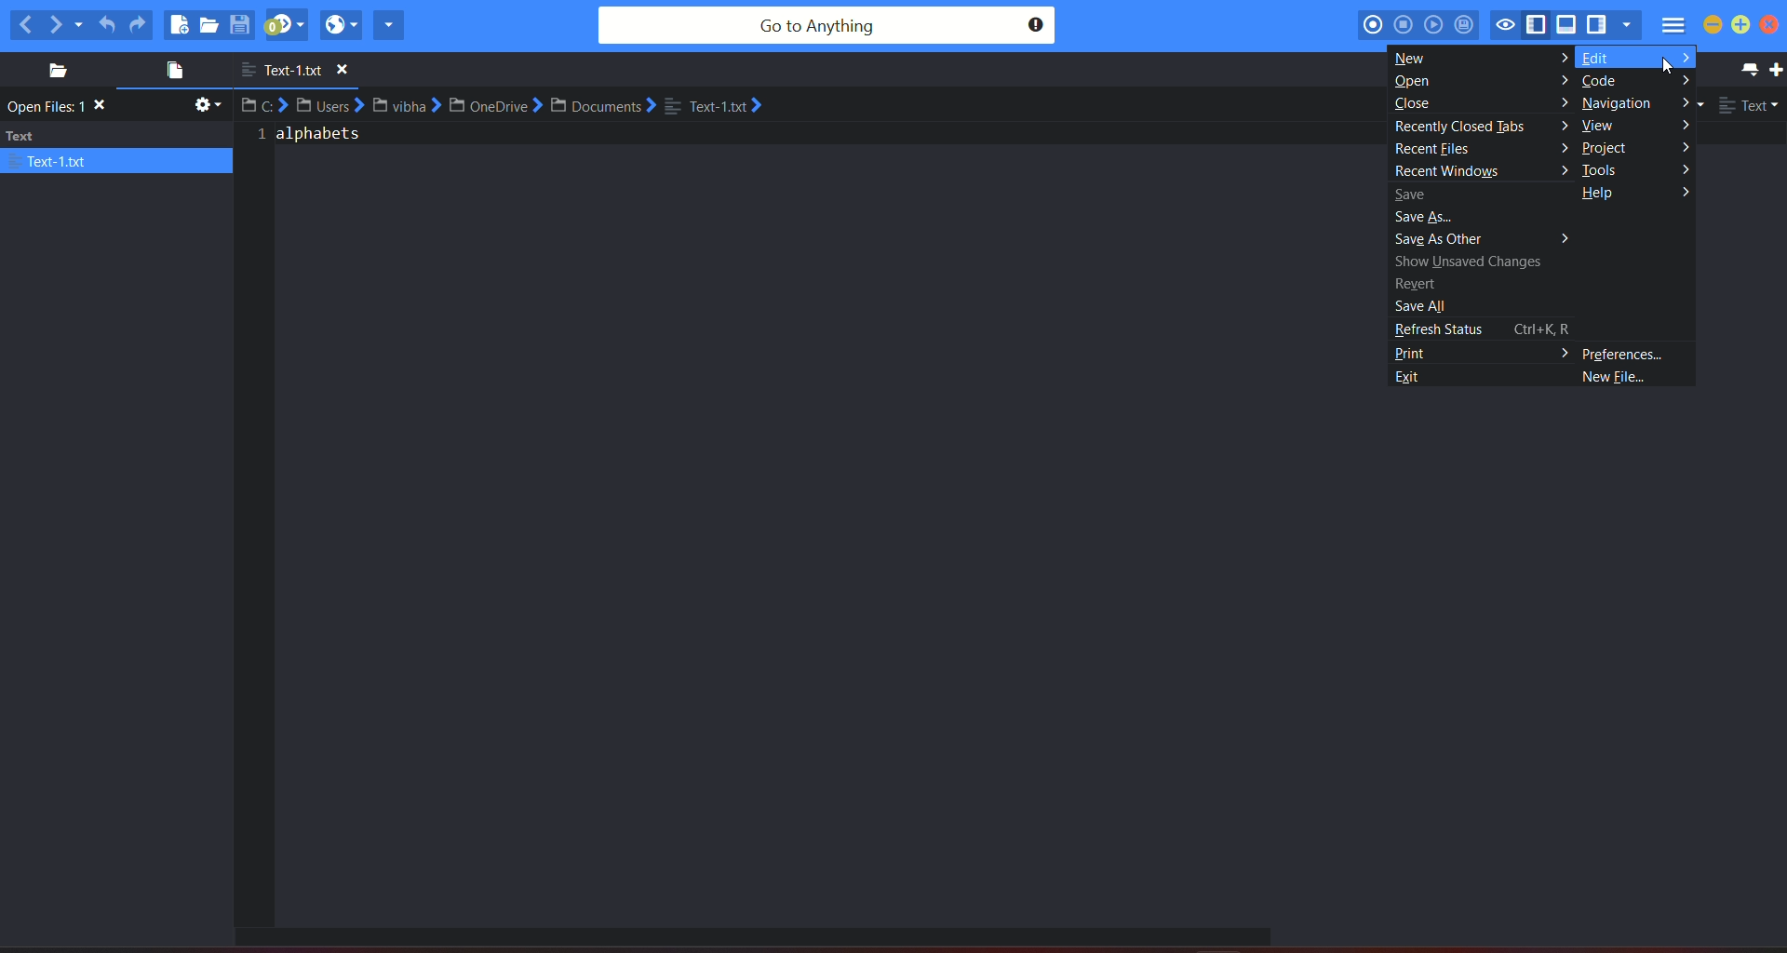 The height and width of the screenshot is (953, 1787). What do you see at coordinates (1568, 235) in the screenshot?
I see `More` at bounding box center [1568, 235].